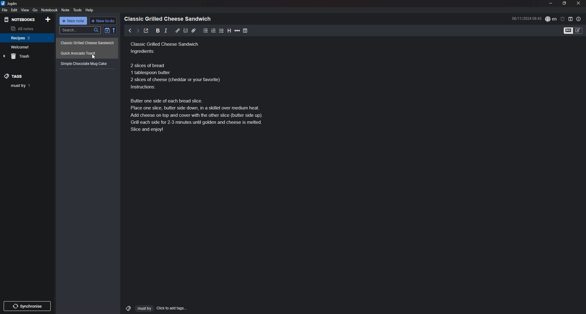 The height and width of the screenshot is (314, 586). Describe the element at coordinates (103, 21) in the screenshot. I see `new todo` at that location.